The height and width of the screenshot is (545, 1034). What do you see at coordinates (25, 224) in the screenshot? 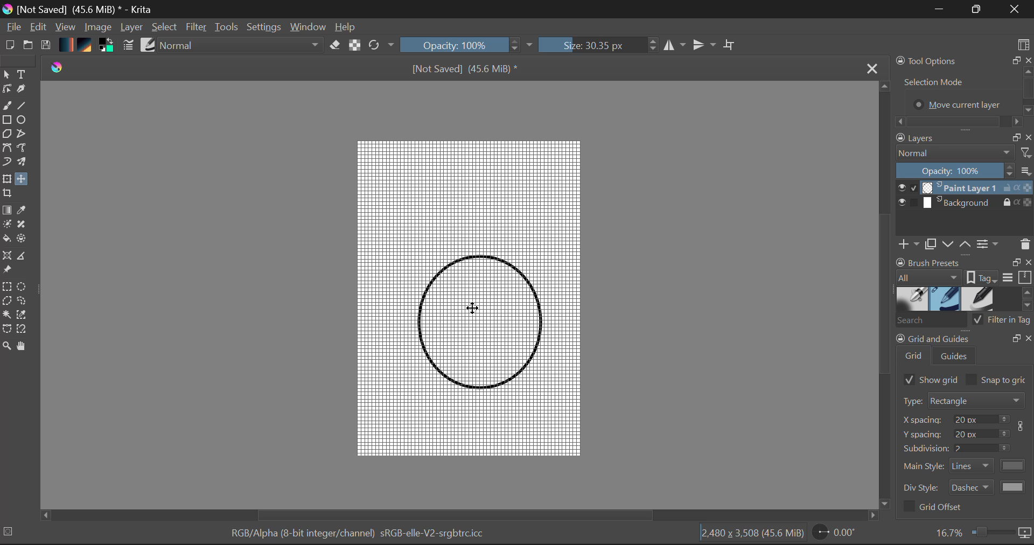
I see `Smart Patch Tool` at bounding box center [25, 224].